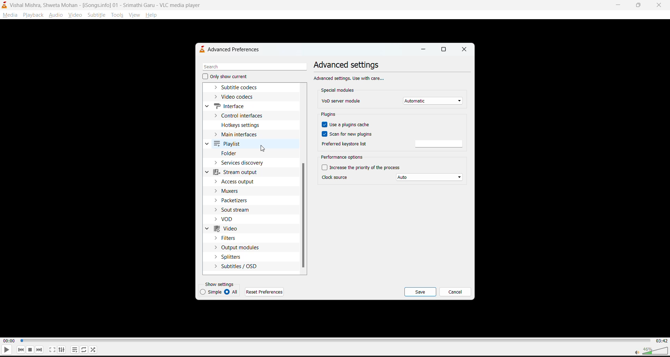 The image size is (670, 357). What do you see at coordinates (430, 178) in the screenshot?
I see `auto` at bounding box center [430, 178].